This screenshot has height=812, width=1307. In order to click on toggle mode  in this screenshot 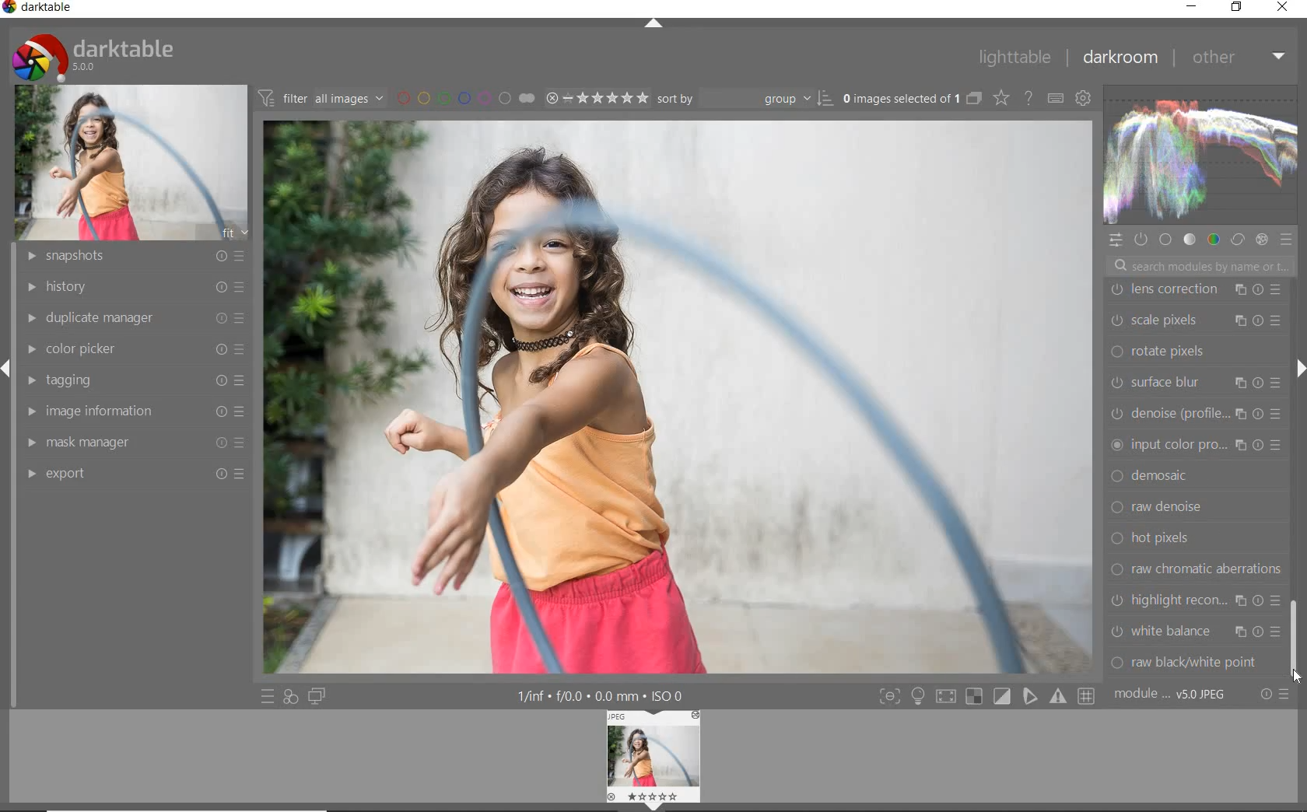, I will do `click(976, 698)`.